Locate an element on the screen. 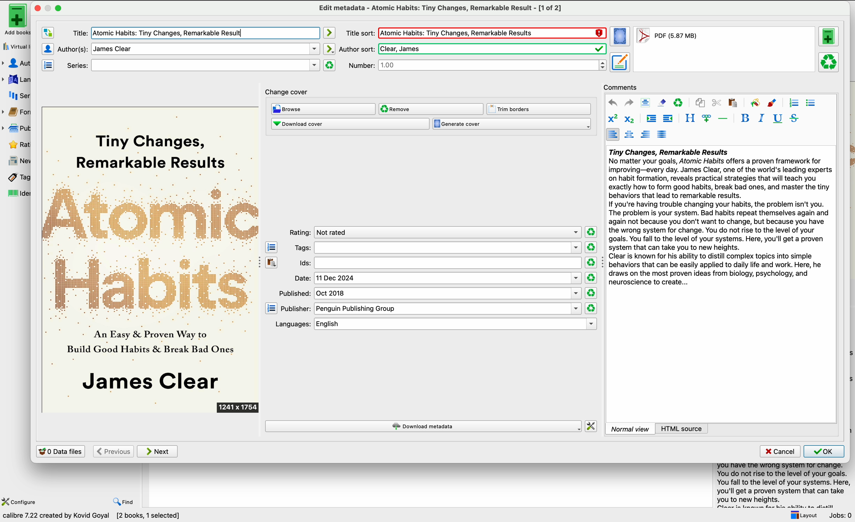 The height and width of the screenshot is (522, 855). find is located at coordinates (124, 503).